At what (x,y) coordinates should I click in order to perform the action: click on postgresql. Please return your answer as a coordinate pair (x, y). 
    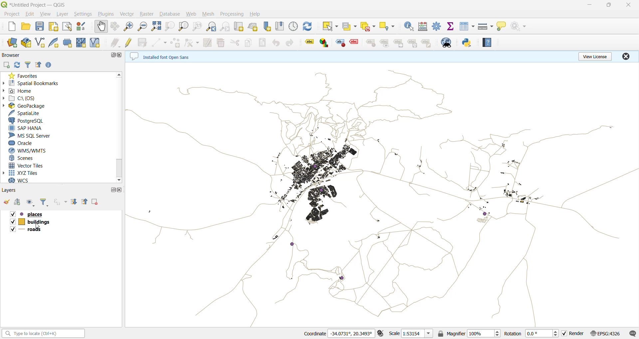
    Looking at the image, I should click on (26, 121).